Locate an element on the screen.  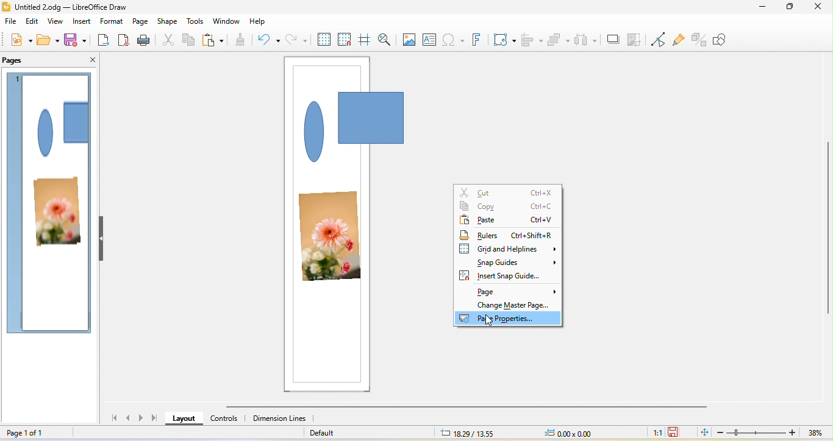
horizontal scroll bar is located at coordinates (466, 407).